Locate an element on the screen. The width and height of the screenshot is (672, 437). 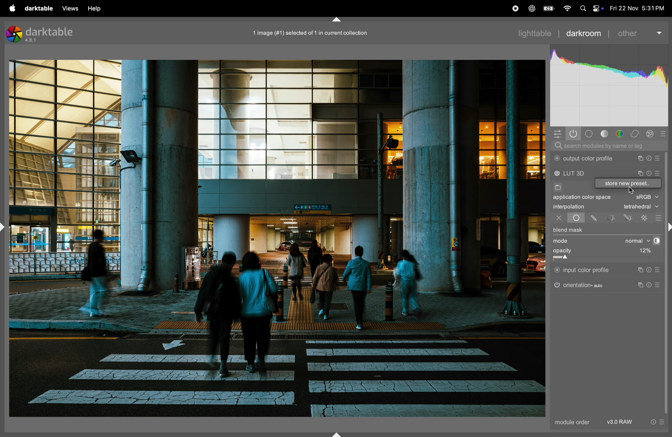
file is located at coordinates (557, 188).